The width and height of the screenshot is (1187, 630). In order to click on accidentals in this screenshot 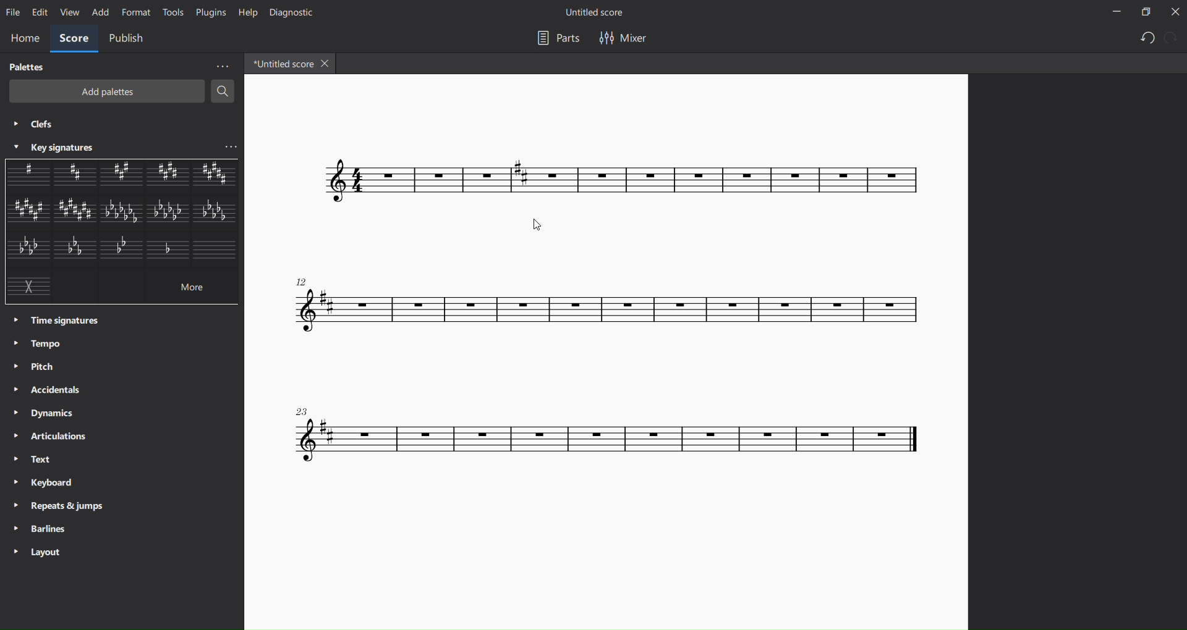, I will do `click(51, 390)`.